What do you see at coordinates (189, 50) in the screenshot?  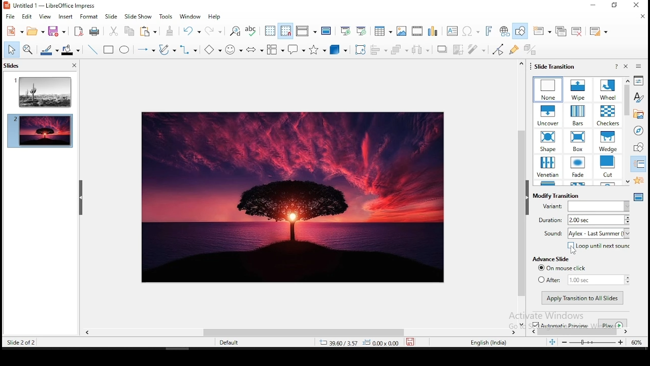 I see `connectors` at bounding box center [189, 50].